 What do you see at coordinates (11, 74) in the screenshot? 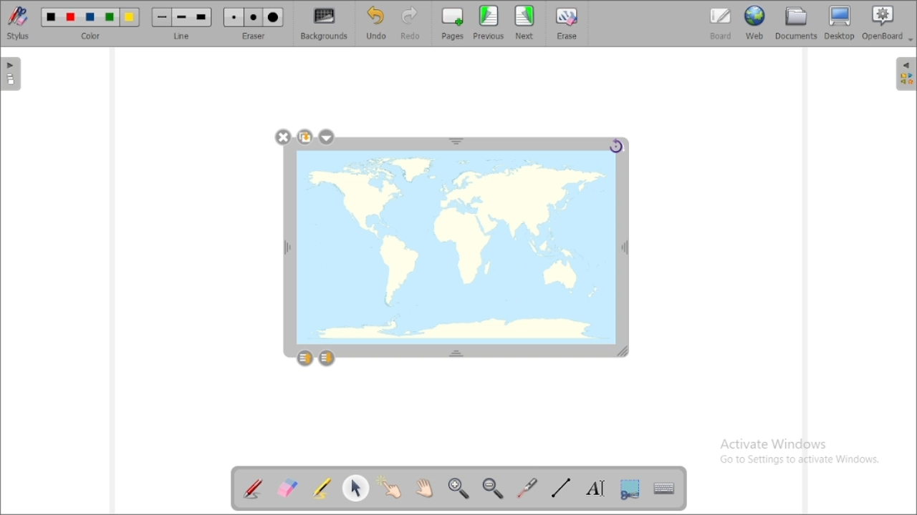
I see `pages pane` at bounding box center [11, 74].